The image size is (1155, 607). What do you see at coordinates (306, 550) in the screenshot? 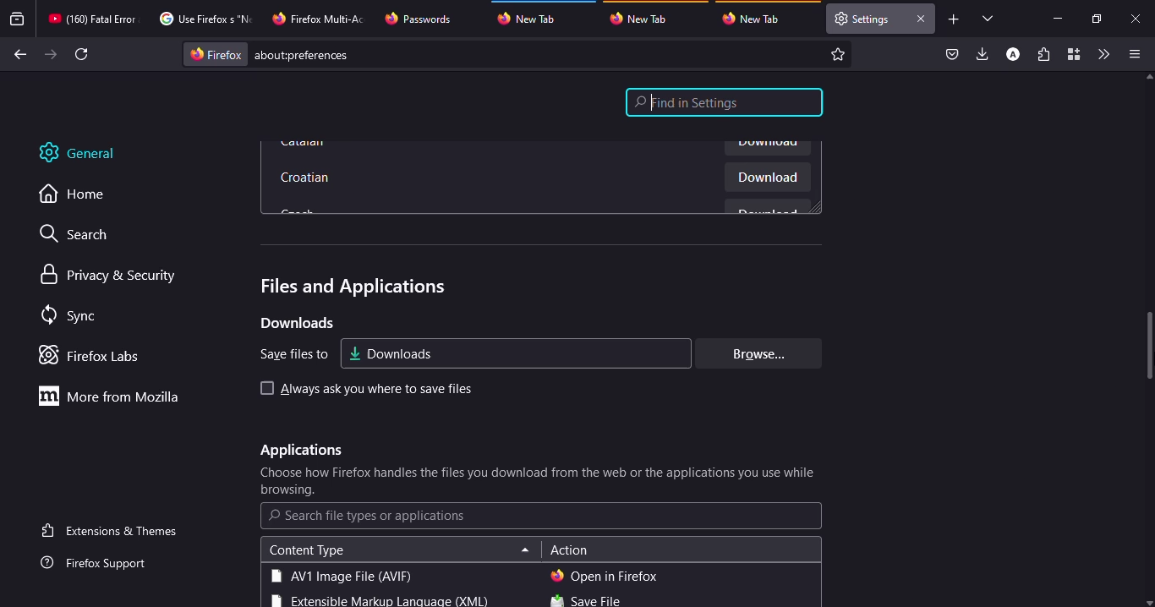
I see `content type` at bounding box center [306, 550].